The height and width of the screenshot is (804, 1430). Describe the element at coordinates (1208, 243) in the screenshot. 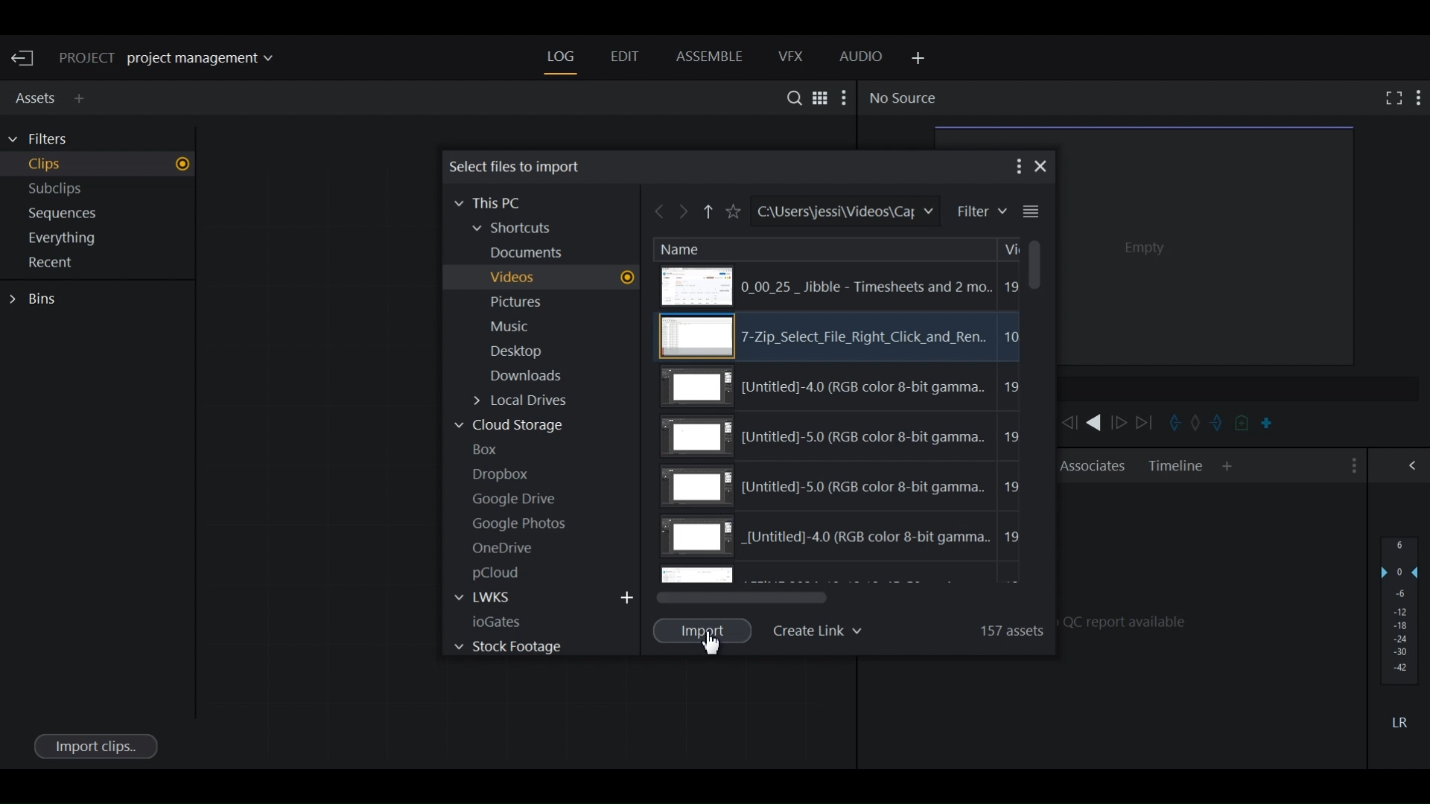

I see `Media Viewer` at that location.